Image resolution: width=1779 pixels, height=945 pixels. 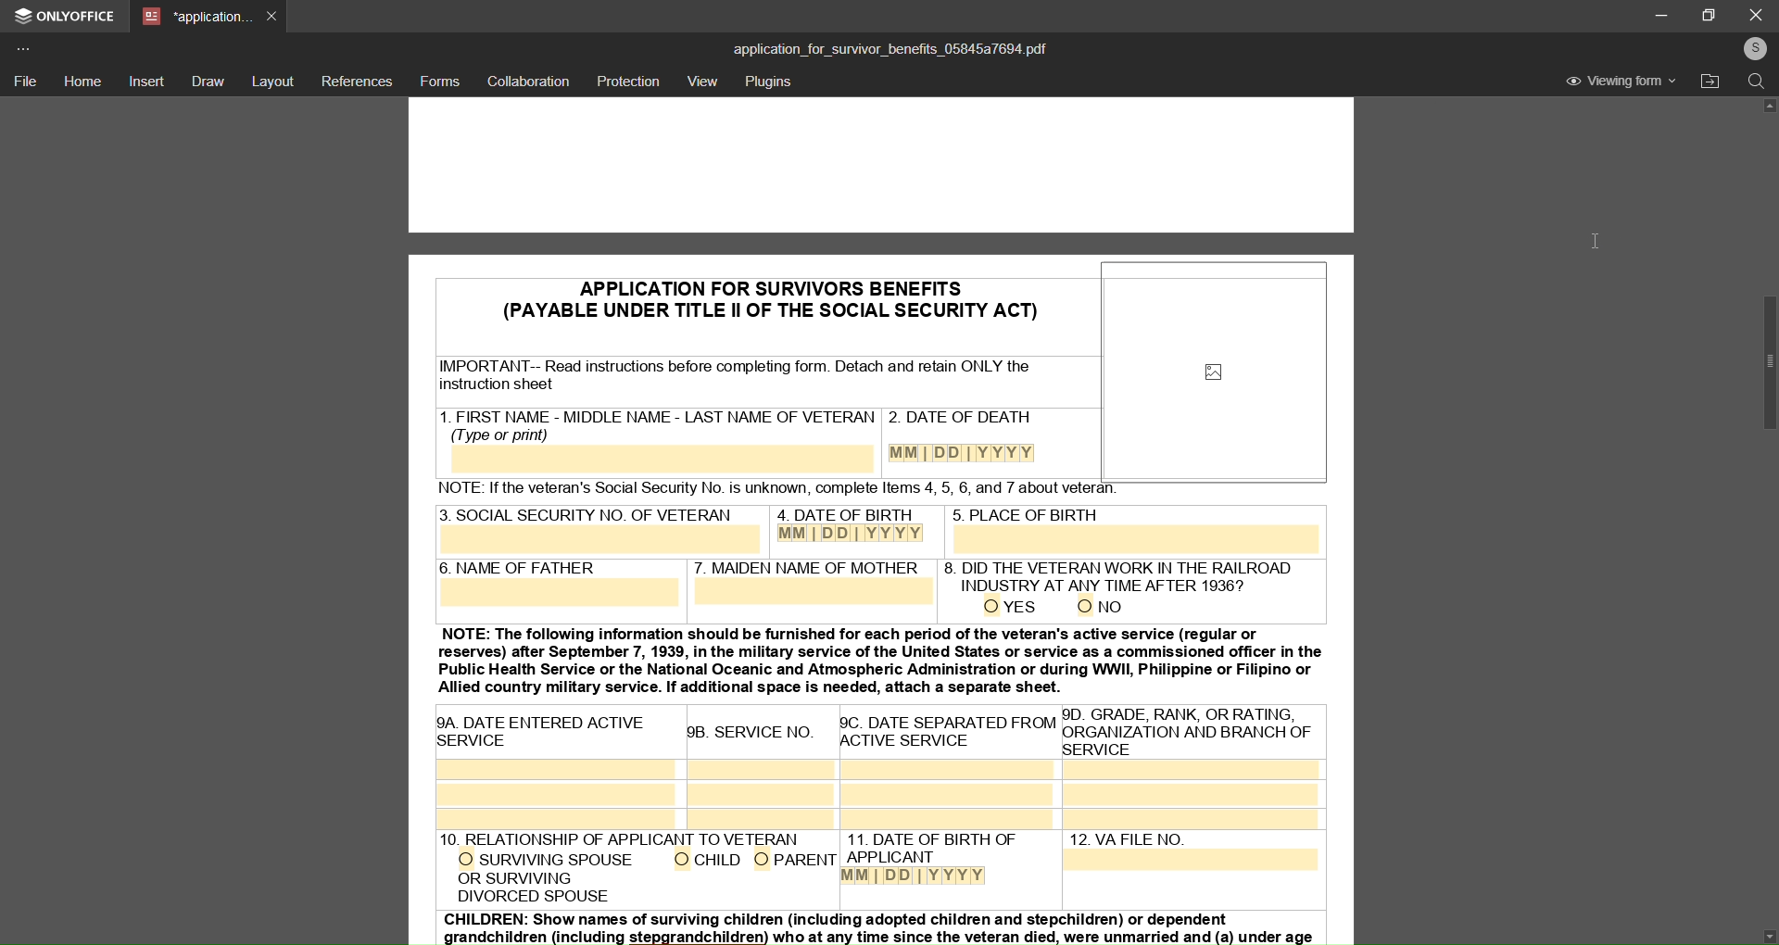 I want to click on search, so click(x=1756, y=84).